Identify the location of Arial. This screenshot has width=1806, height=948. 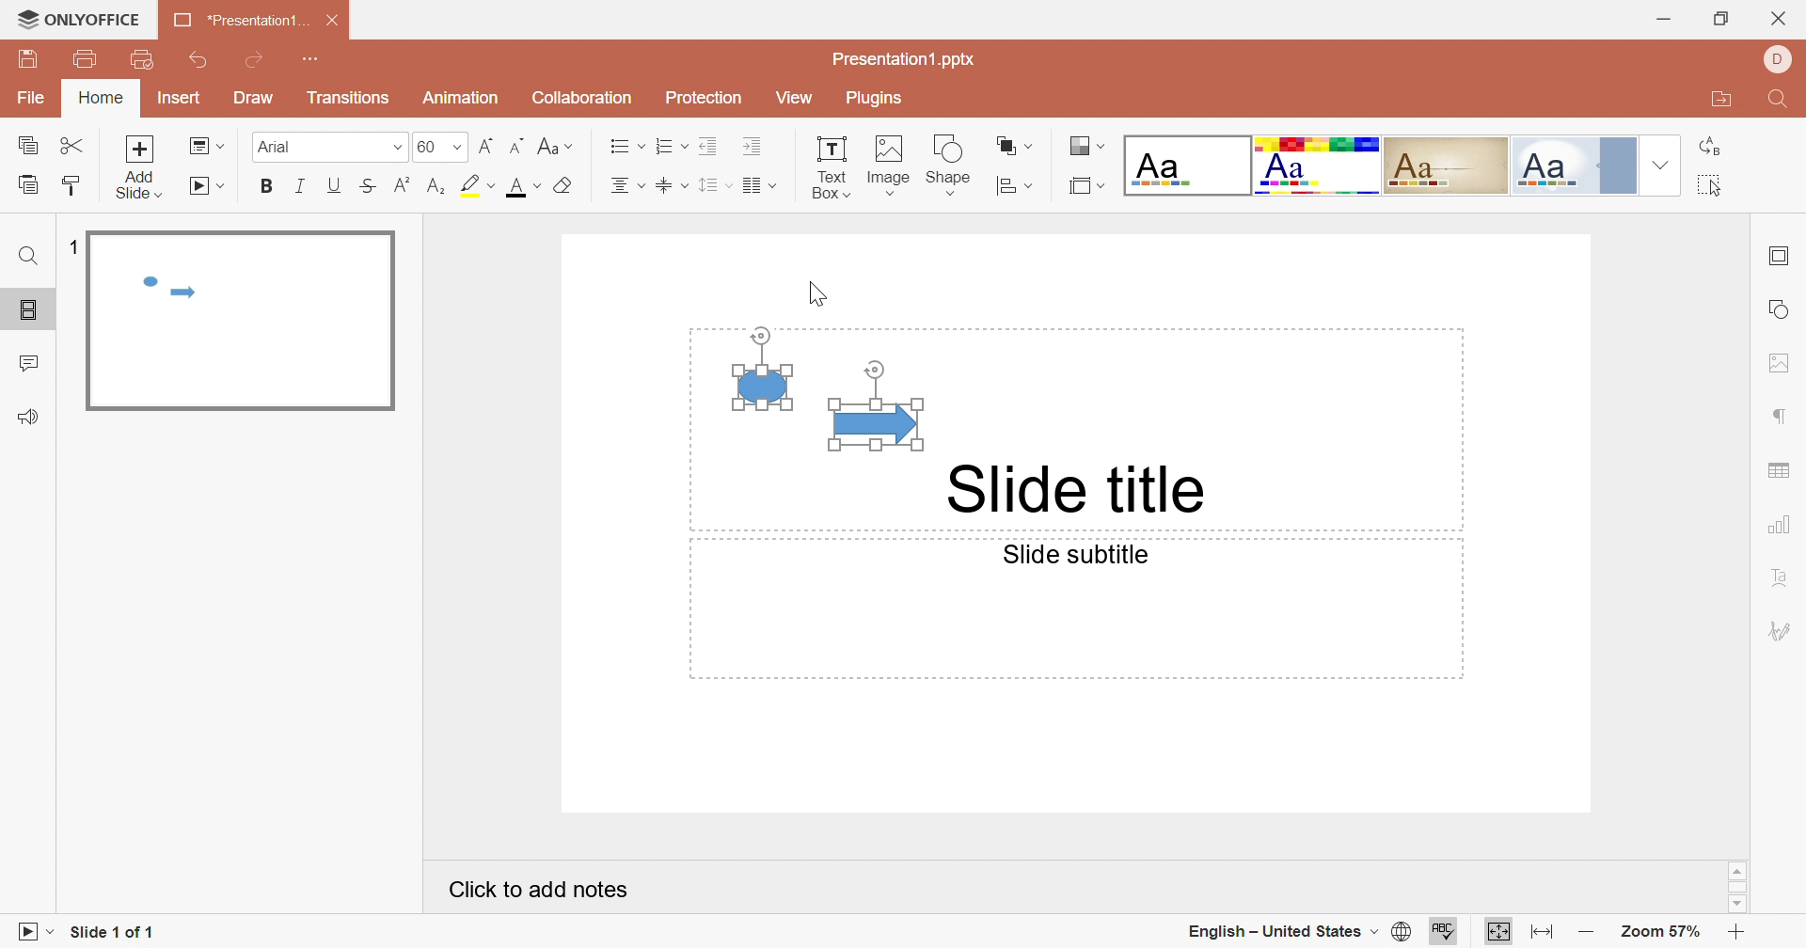
(329, 147).